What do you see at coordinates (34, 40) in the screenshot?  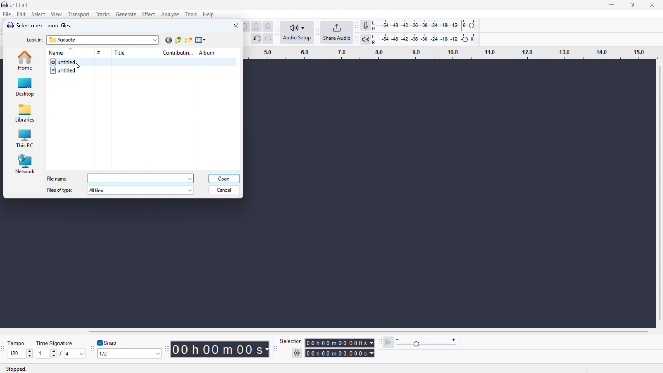 I see `look in` at bounding box center [34, 40].